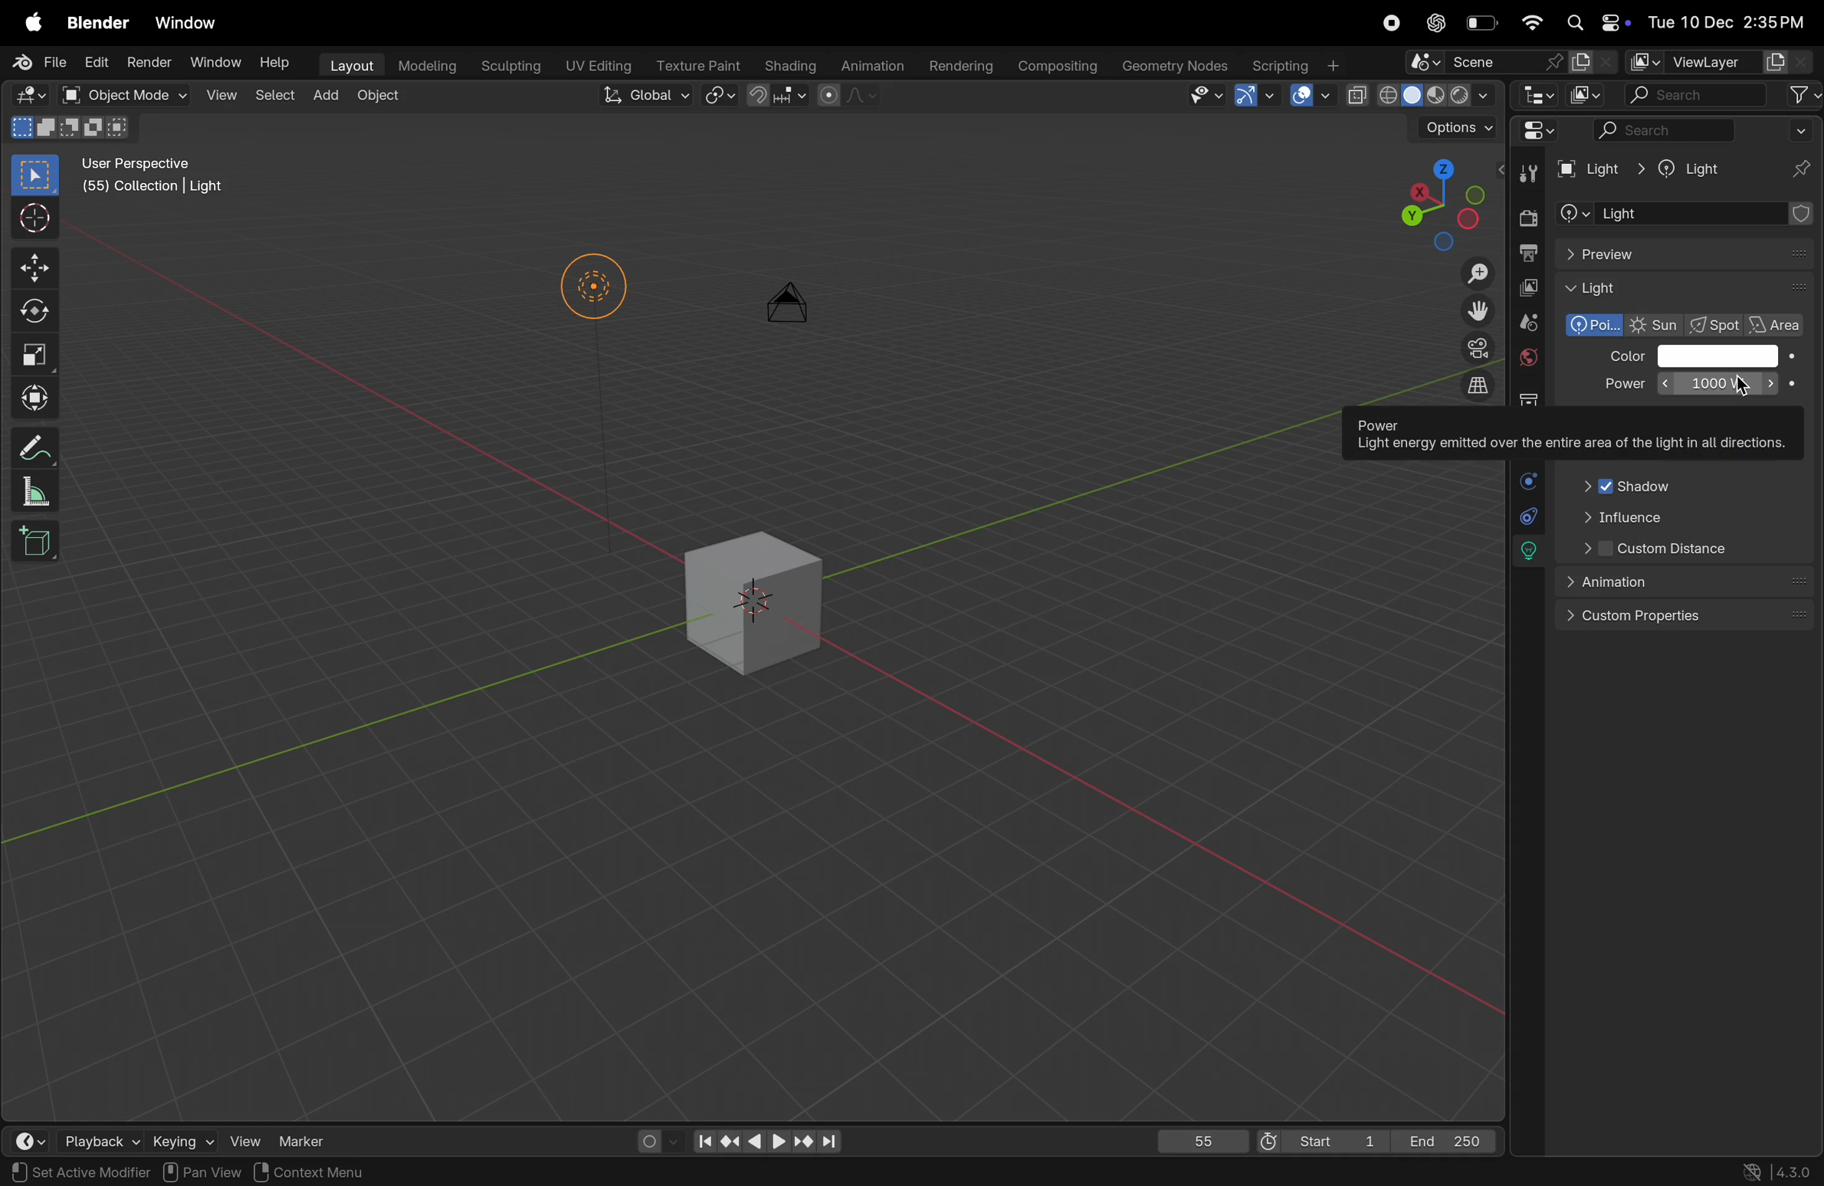 The height and width of the screenshot is (1186, 1824). Describe the element at coordinates (278, 1173) in the screenshot. I see `Objects` at that location.